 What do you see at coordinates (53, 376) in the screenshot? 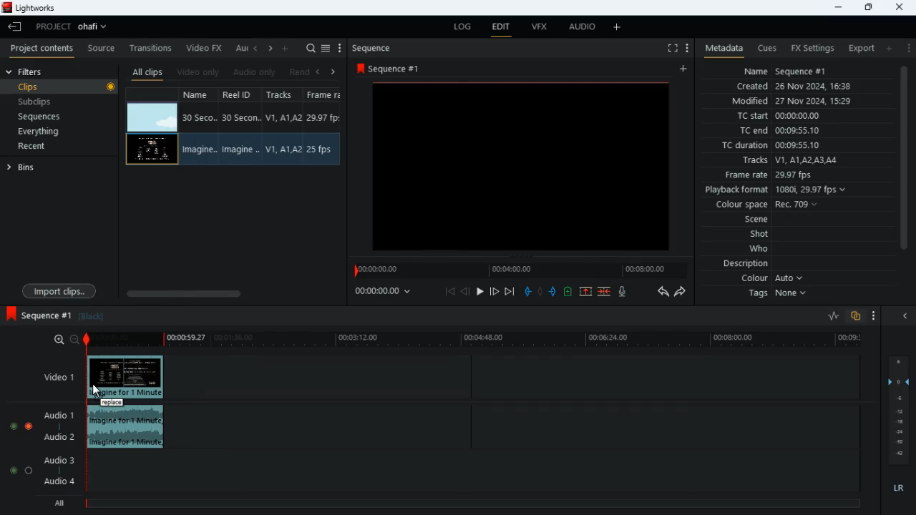
I see `video 1` at bounding box center [53, 376].